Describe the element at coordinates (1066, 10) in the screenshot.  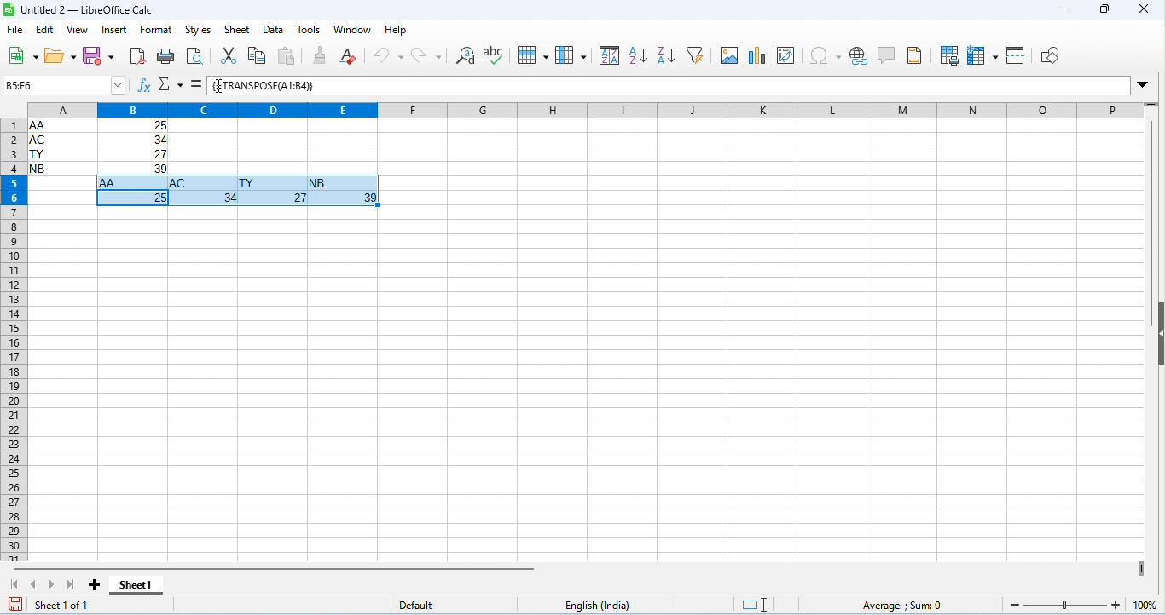
I see `minimize` at that location.